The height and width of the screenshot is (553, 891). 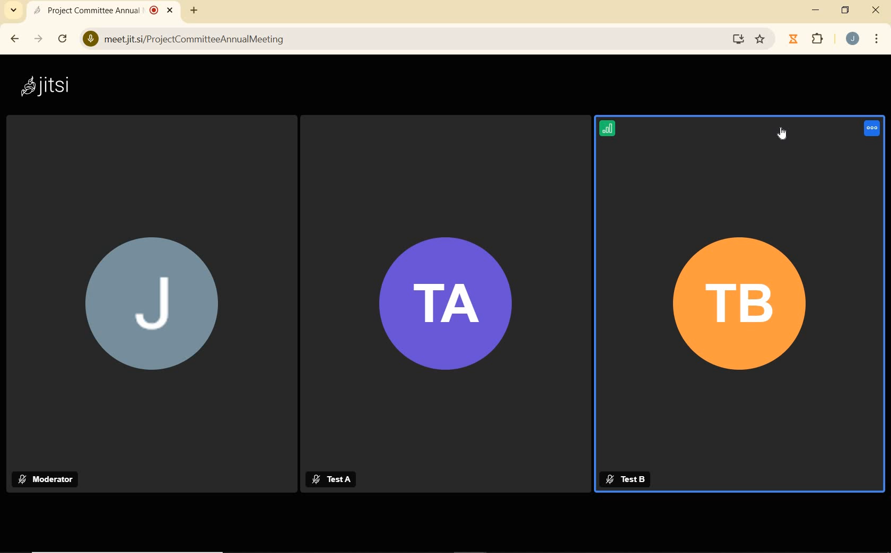 I want to click on View Site Information, so click(x=91, y=40).